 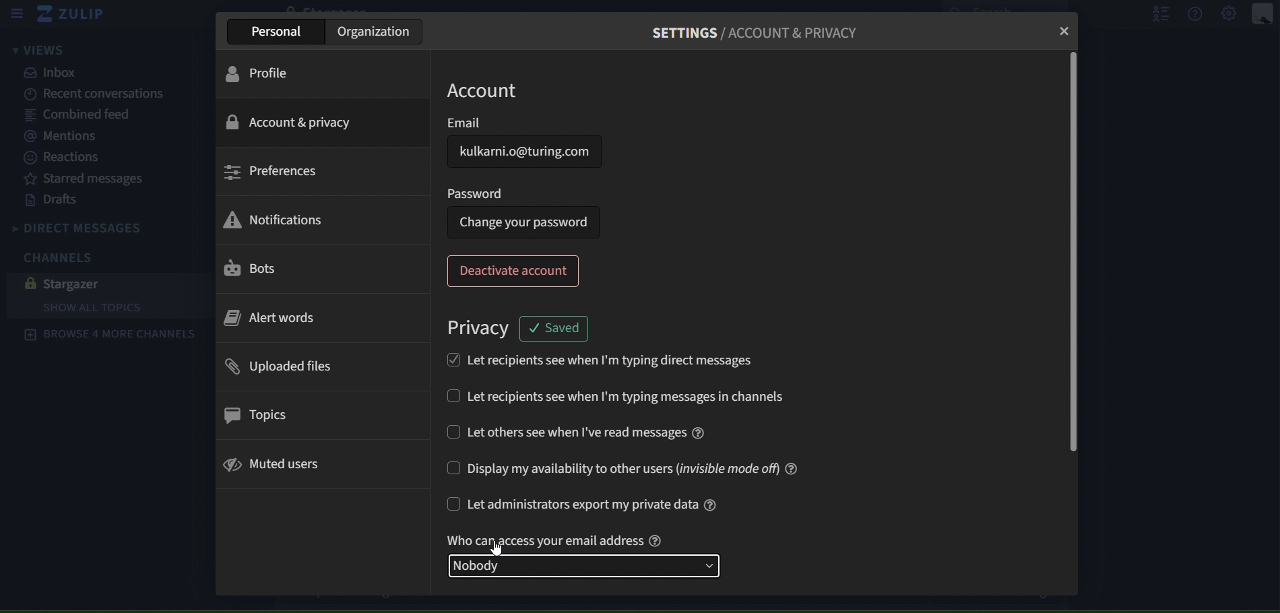 What do you see at coordinates (585, 506) in the screenshot?
I see `let administration export my private data` at bounding box center [585, 506].